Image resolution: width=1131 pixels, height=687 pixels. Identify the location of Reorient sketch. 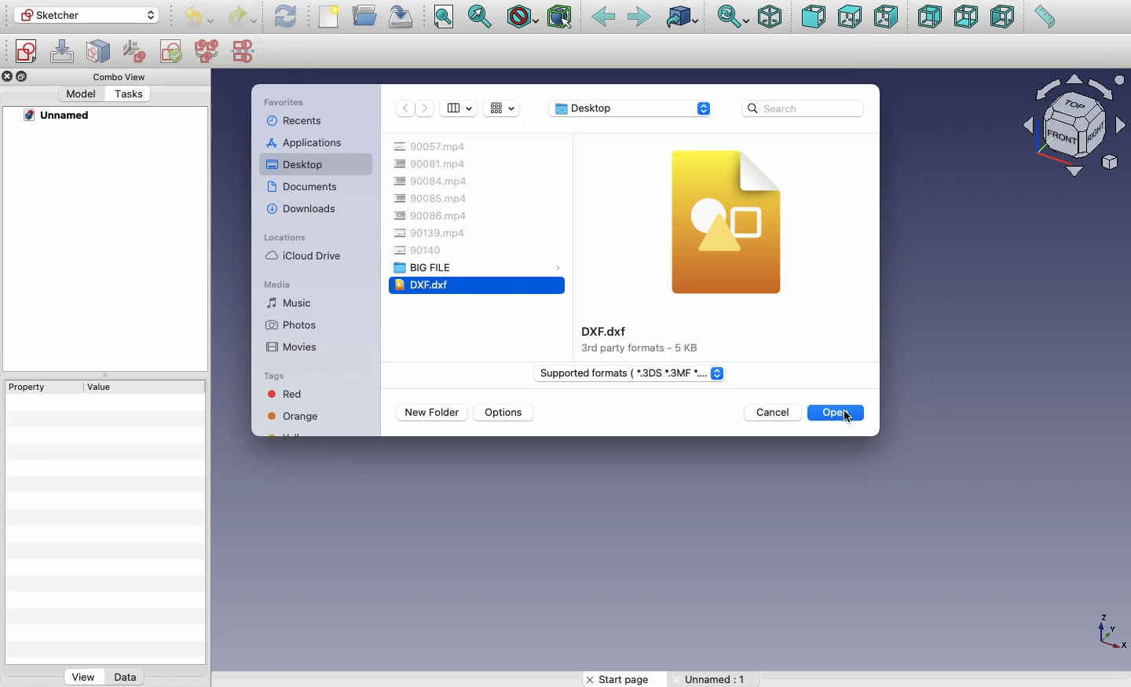
(136, 50).